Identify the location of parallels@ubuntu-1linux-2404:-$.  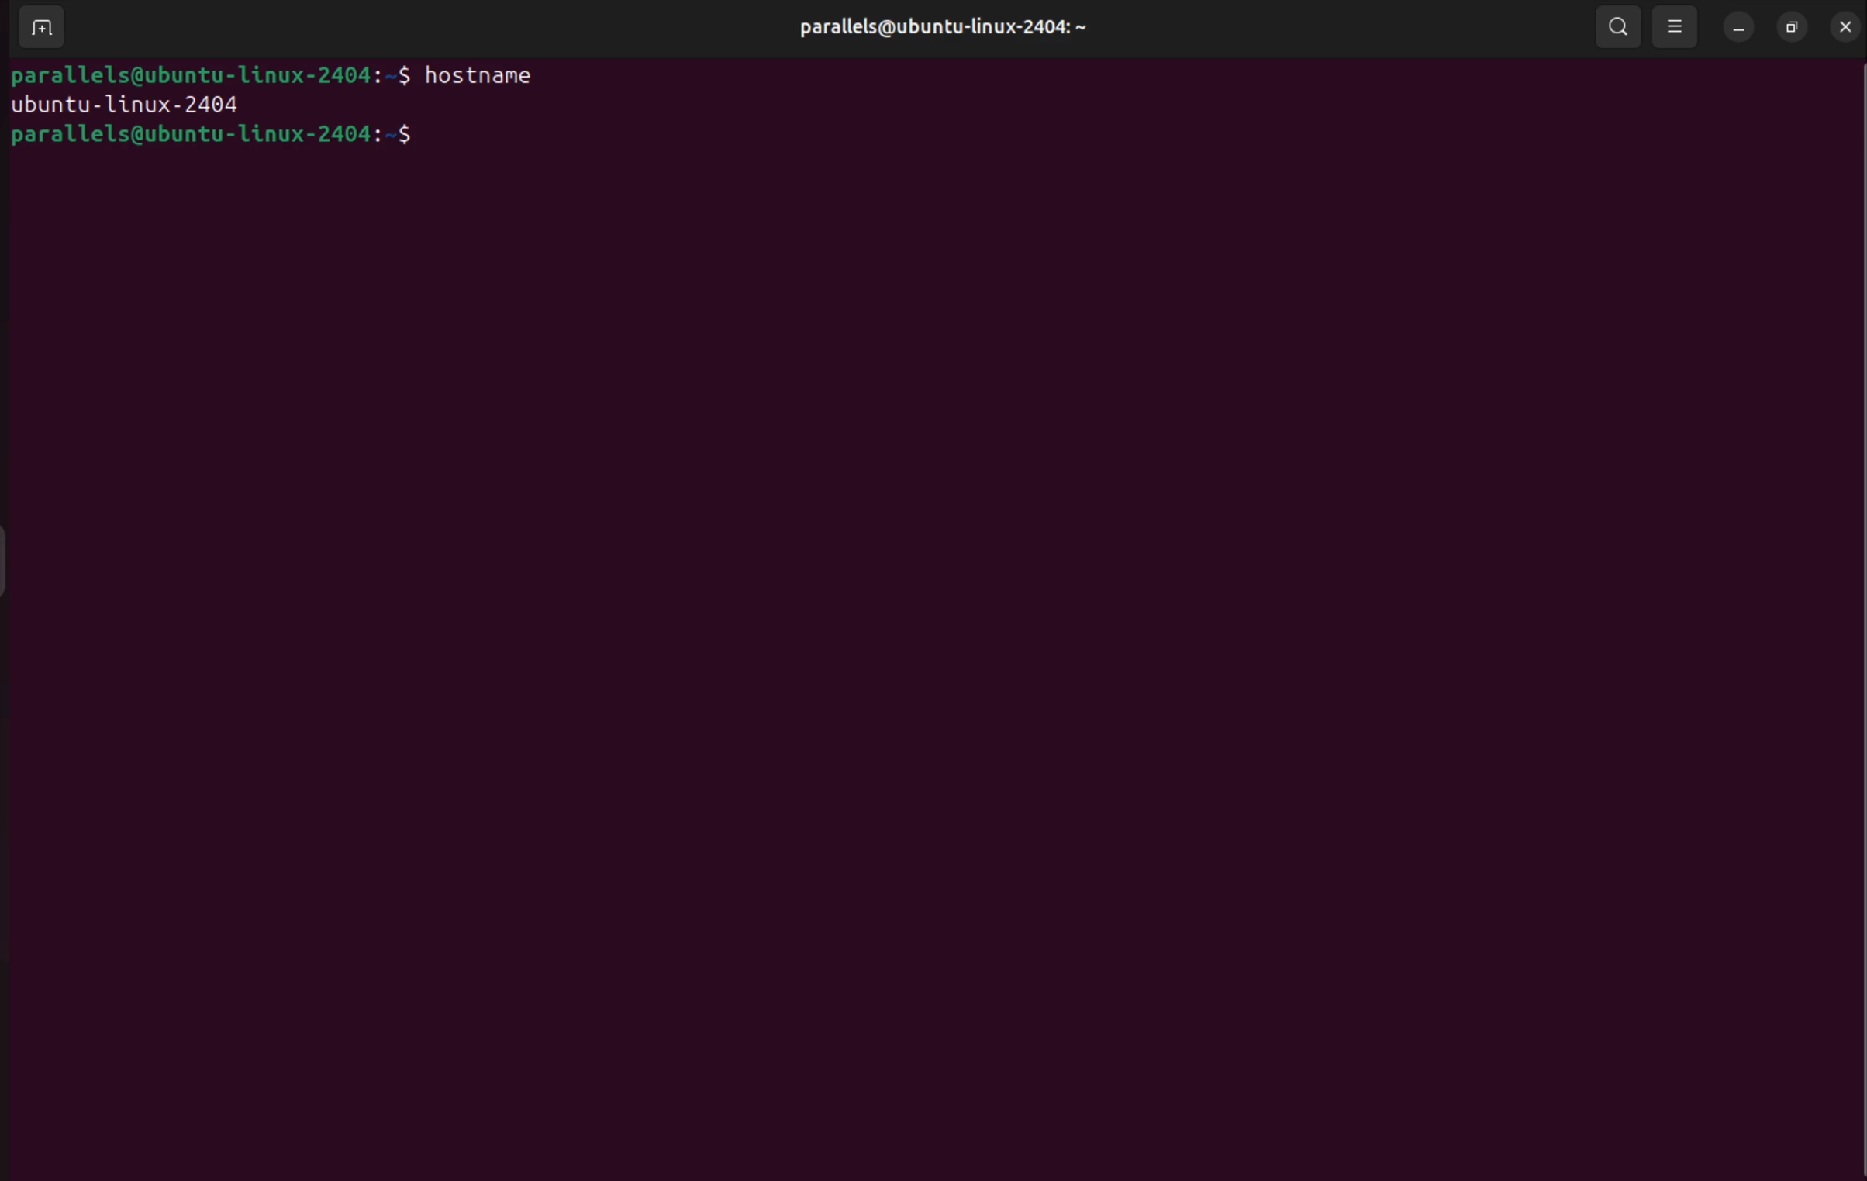
(209, 74).